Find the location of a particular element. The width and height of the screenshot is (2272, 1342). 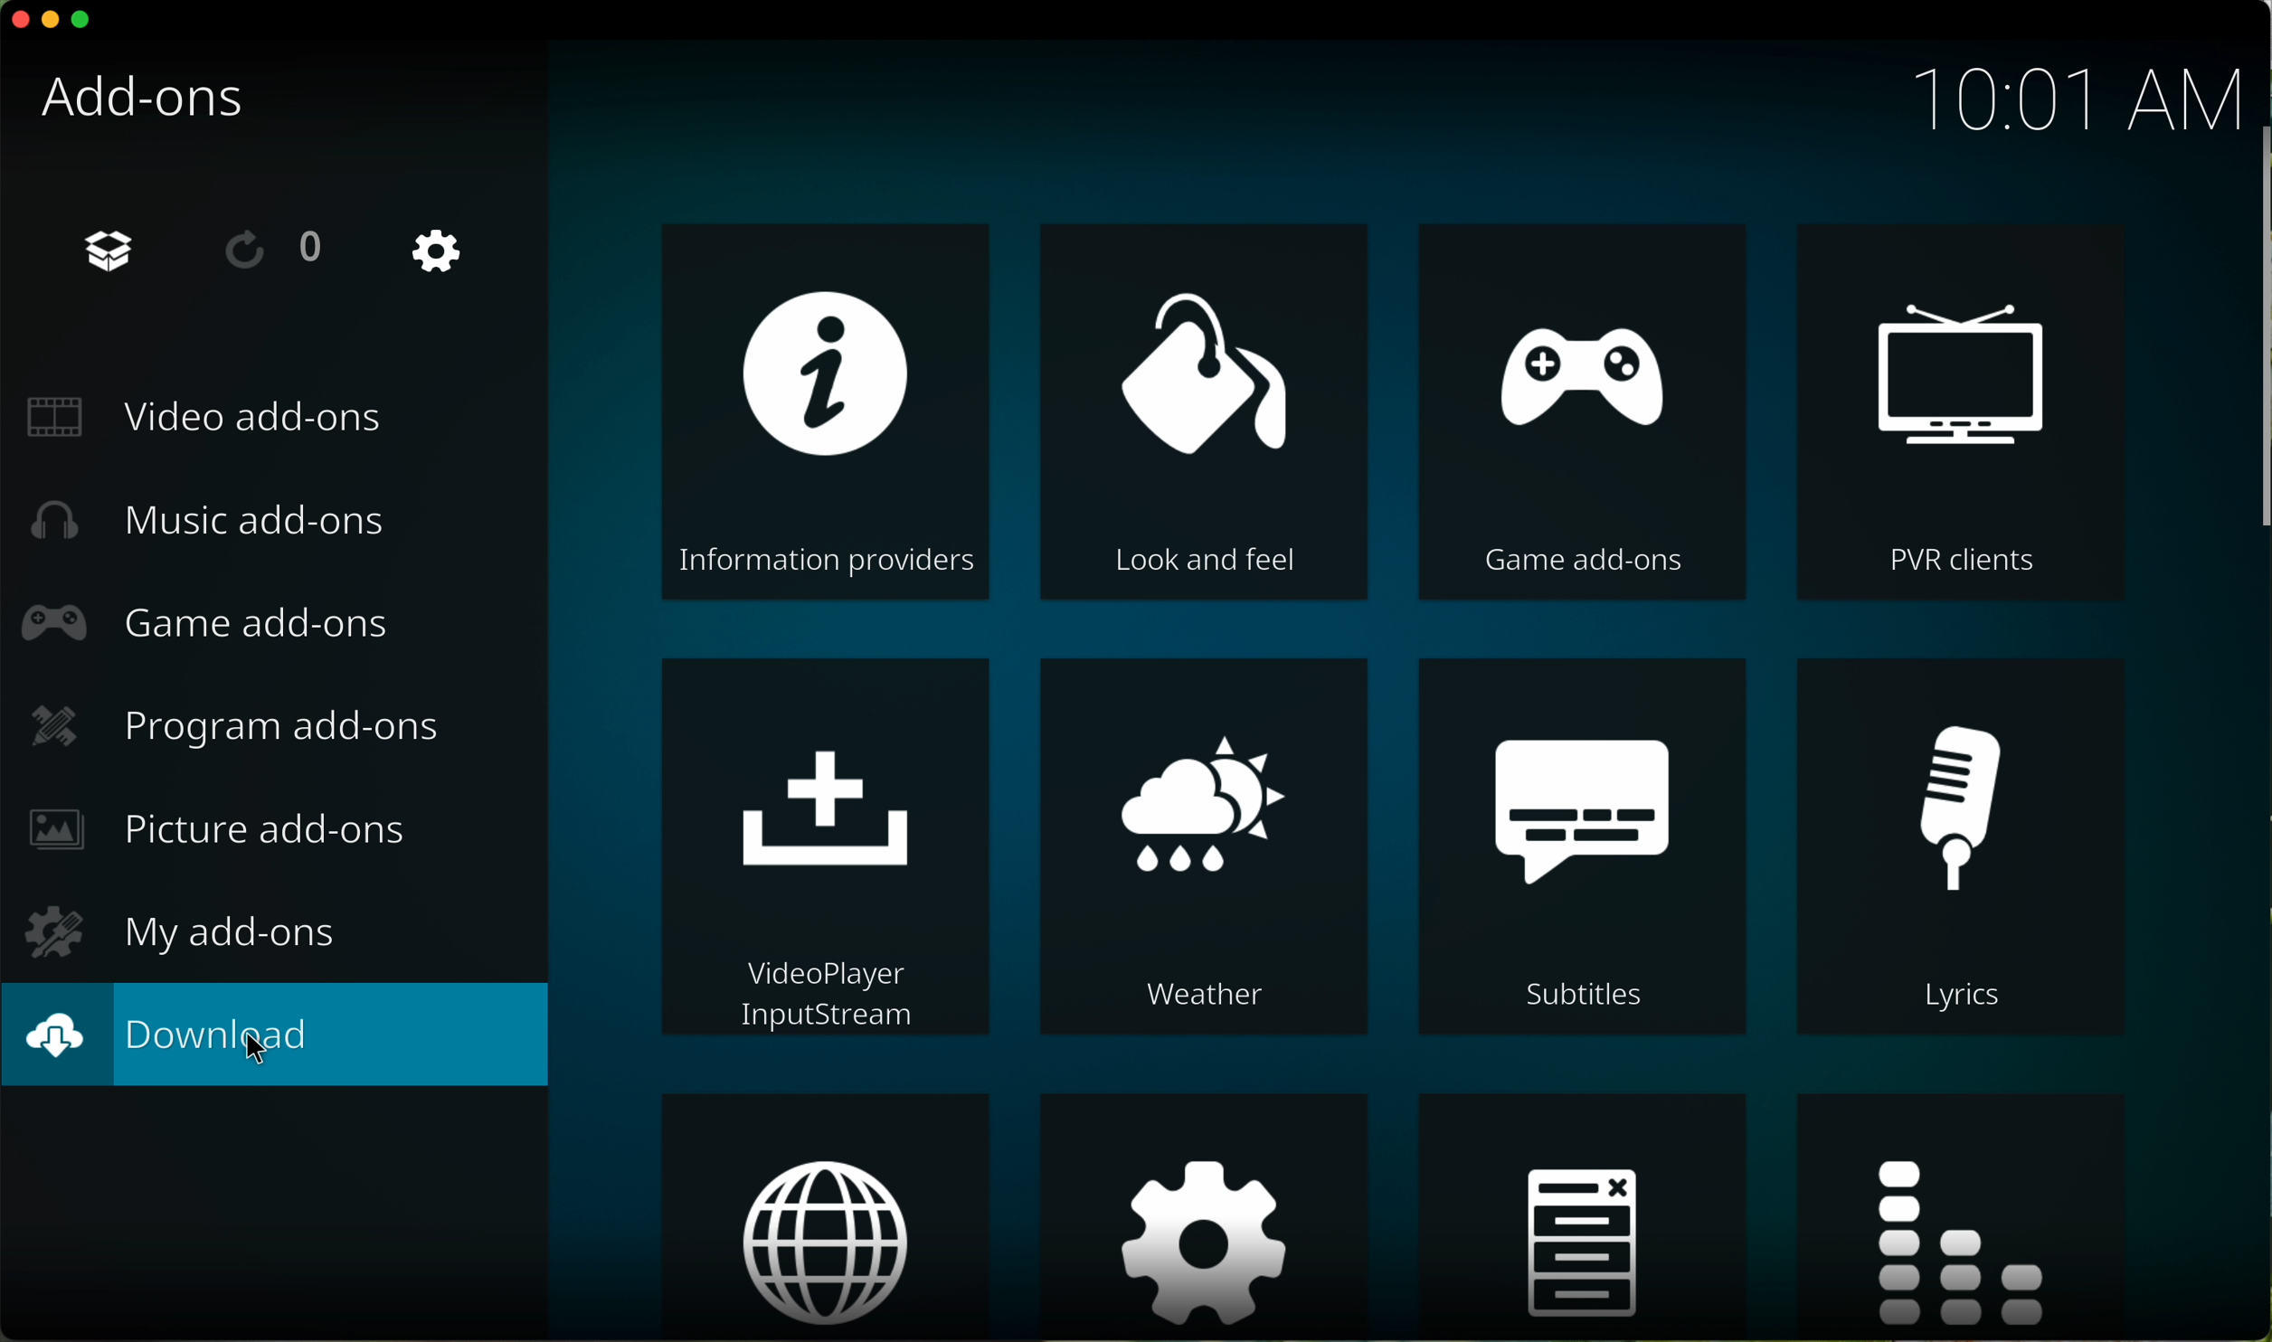

add-ons is located at coordinates (107, 250).